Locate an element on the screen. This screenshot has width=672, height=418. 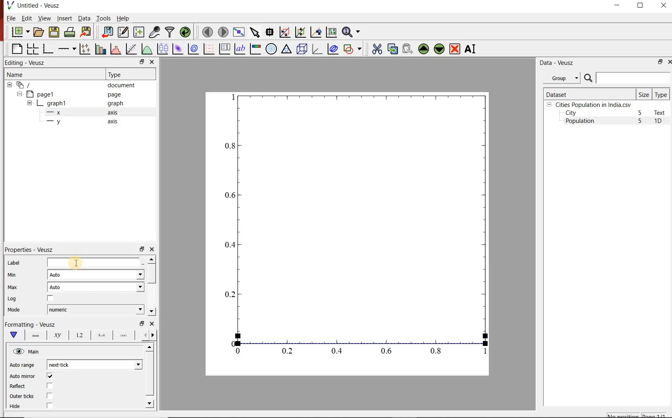
Properties - Veusz is located at coordinates (29, 250).